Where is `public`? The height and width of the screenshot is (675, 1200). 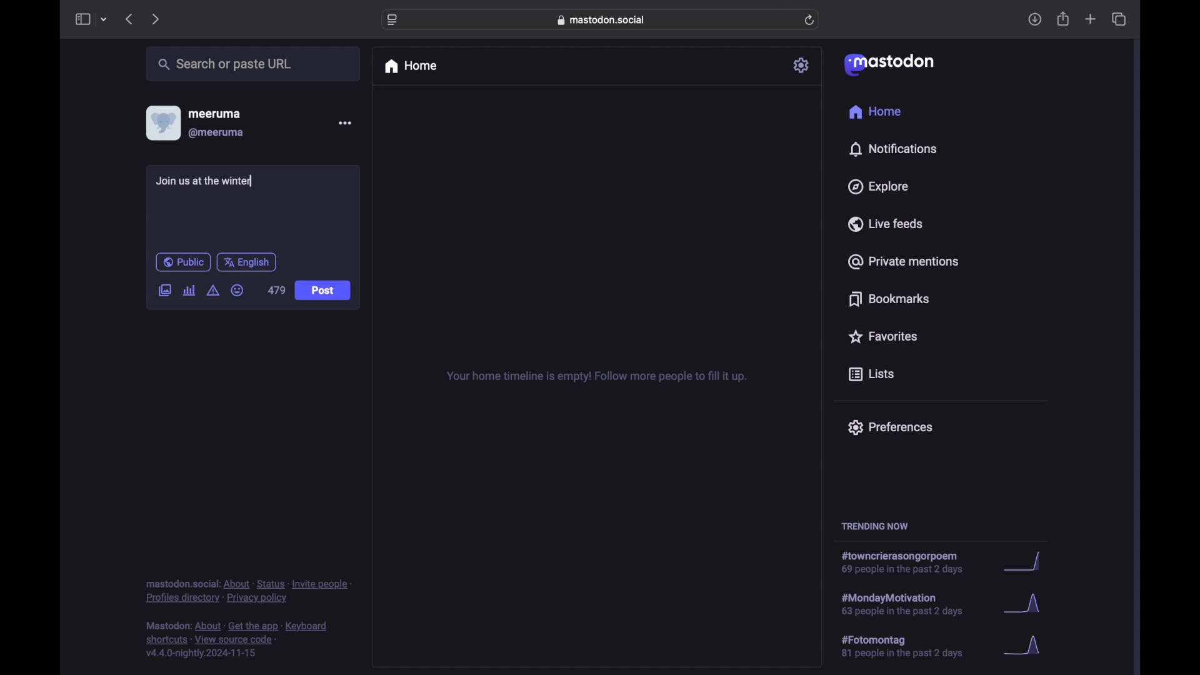 public is located at coordinates (182, 262).